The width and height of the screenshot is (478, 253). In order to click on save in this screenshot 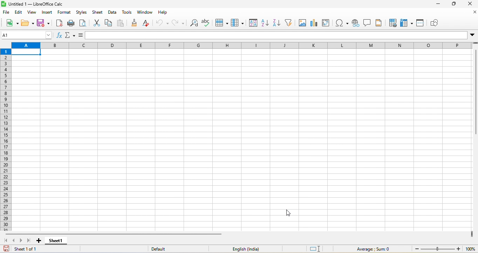, I will do `click(43, 23)`.